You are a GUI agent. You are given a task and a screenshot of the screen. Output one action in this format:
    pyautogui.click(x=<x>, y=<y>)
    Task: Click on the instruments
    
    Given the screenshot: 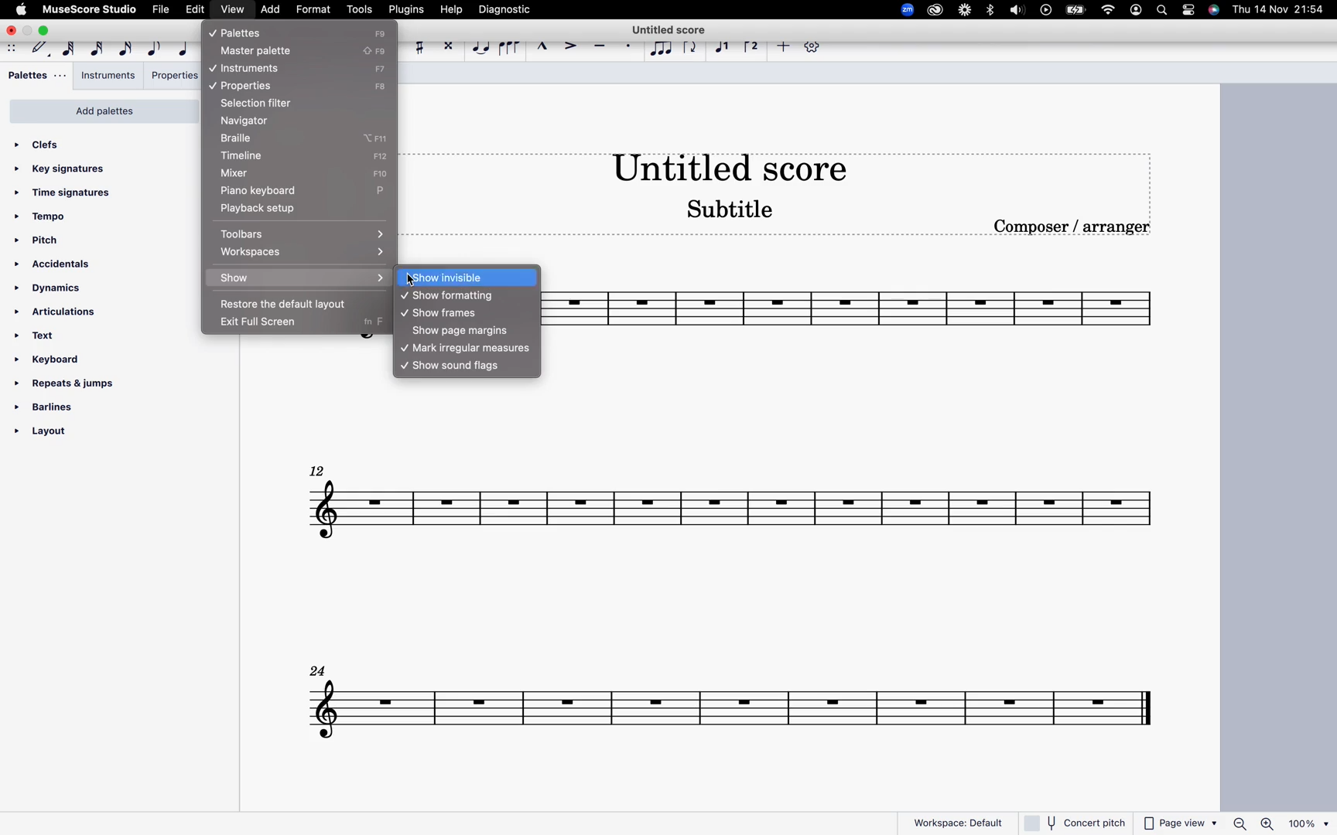 What is the action you would take?
    pyautogui.click(x=107, y=77)
    